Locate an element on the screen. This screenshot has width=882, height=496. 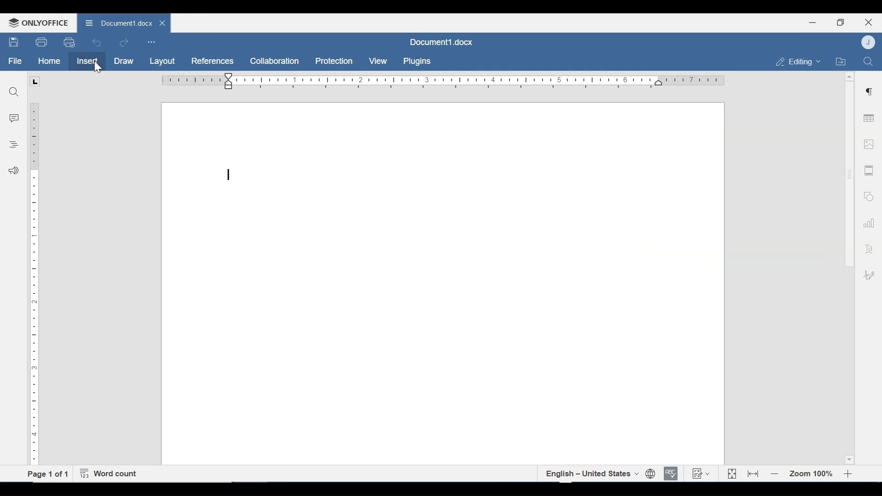
Print is located at coordinates (42, 42).